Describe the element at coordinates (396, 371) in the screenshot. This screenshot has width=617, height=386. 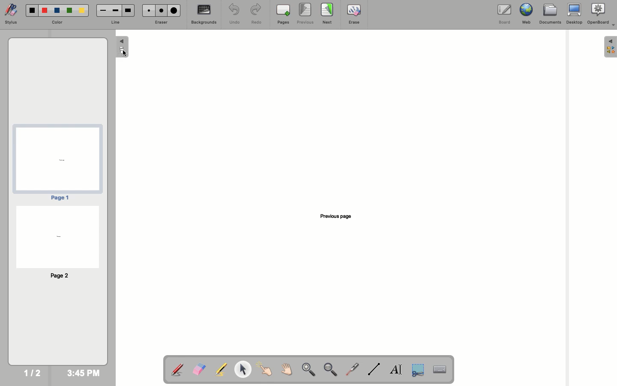
I see `Write text` at that location.